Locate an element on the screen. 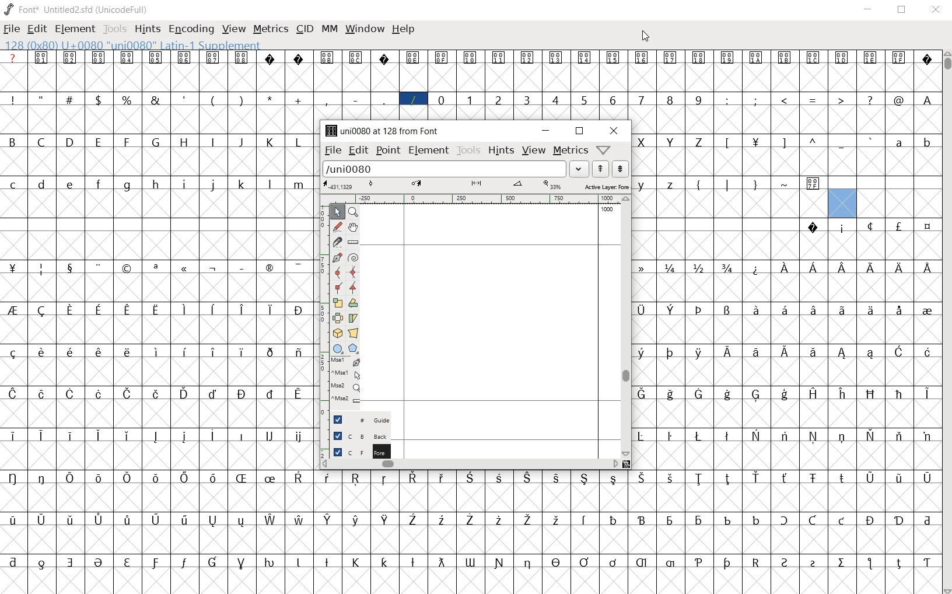 This screenshot has width=952, height=594. glyph is located at coordinates (556, 562).